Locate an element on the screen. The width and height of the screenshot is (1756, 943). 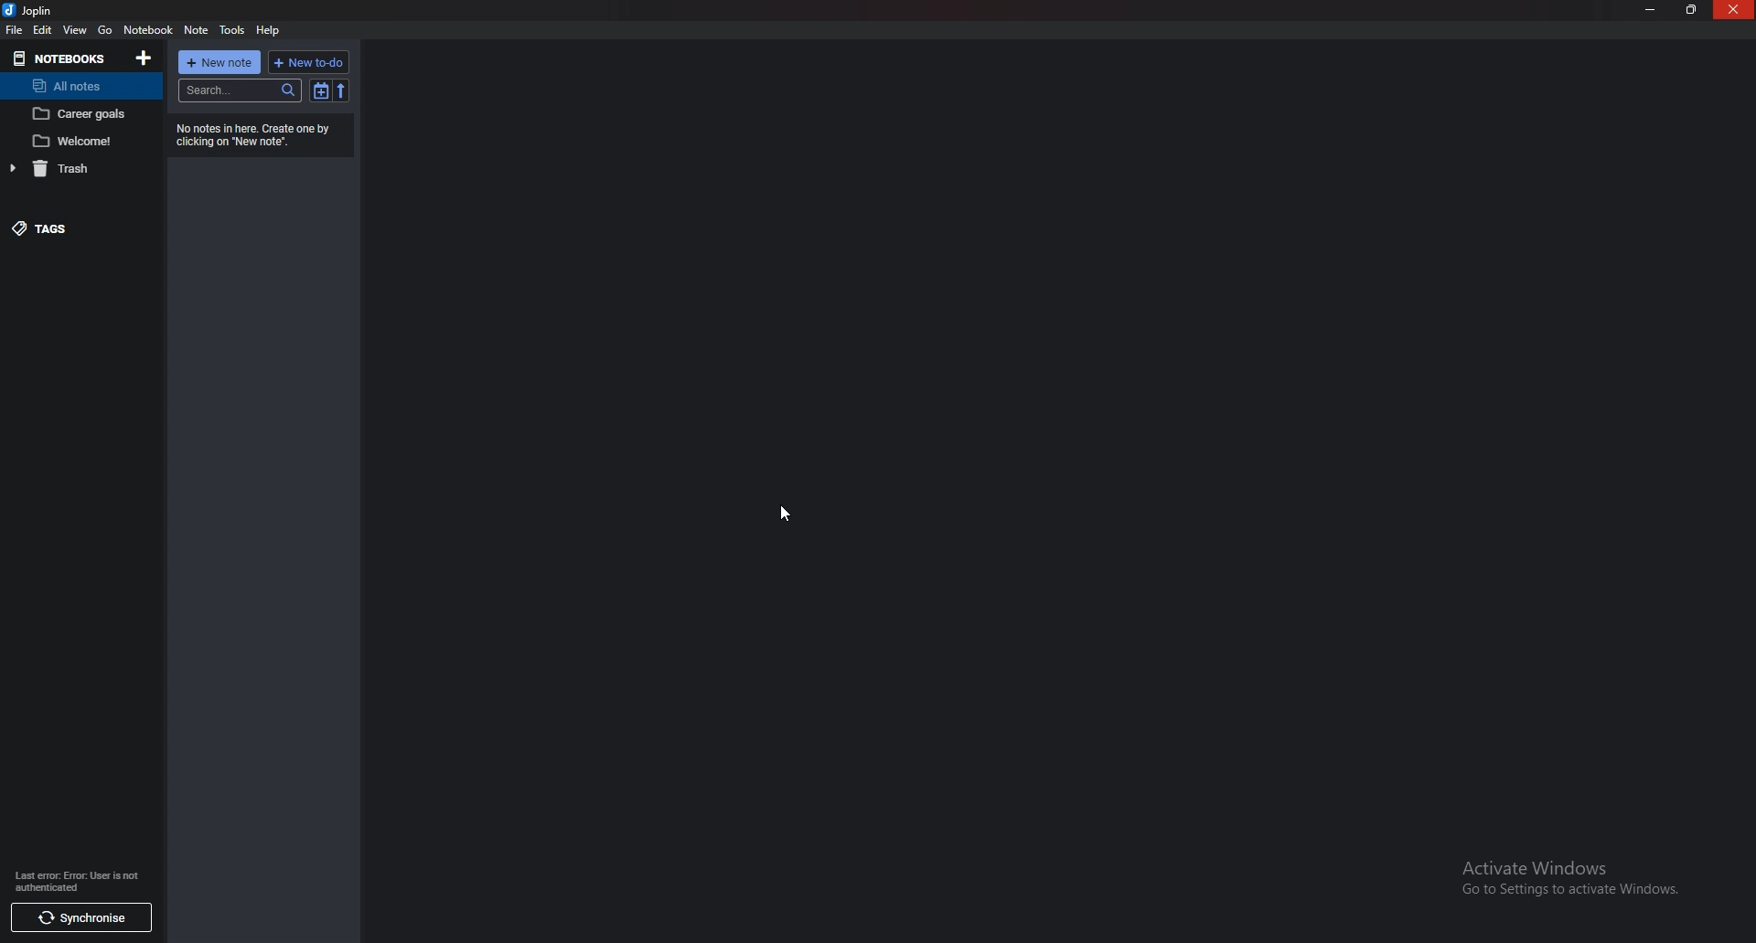
help is located at coordinates (269, 31).